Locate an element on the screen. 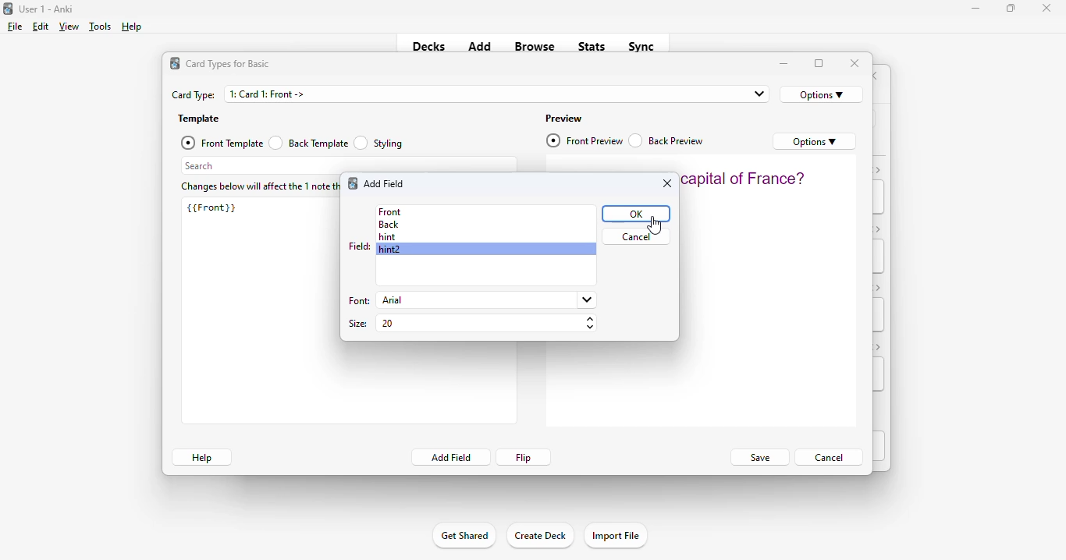  preview is located at coordinates (564, 119).